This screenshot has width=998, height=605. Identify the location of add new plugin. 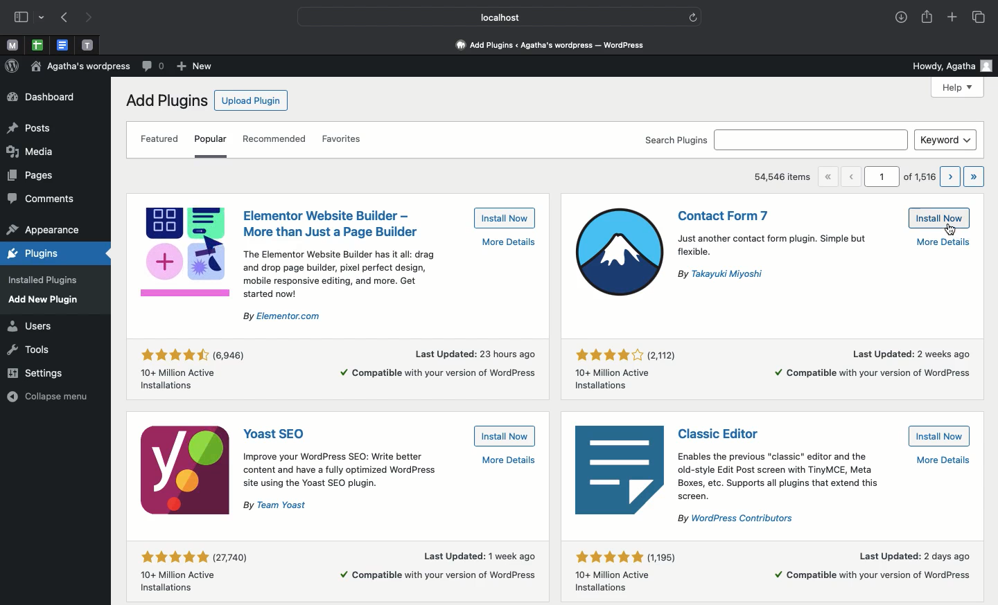
(47, 300).